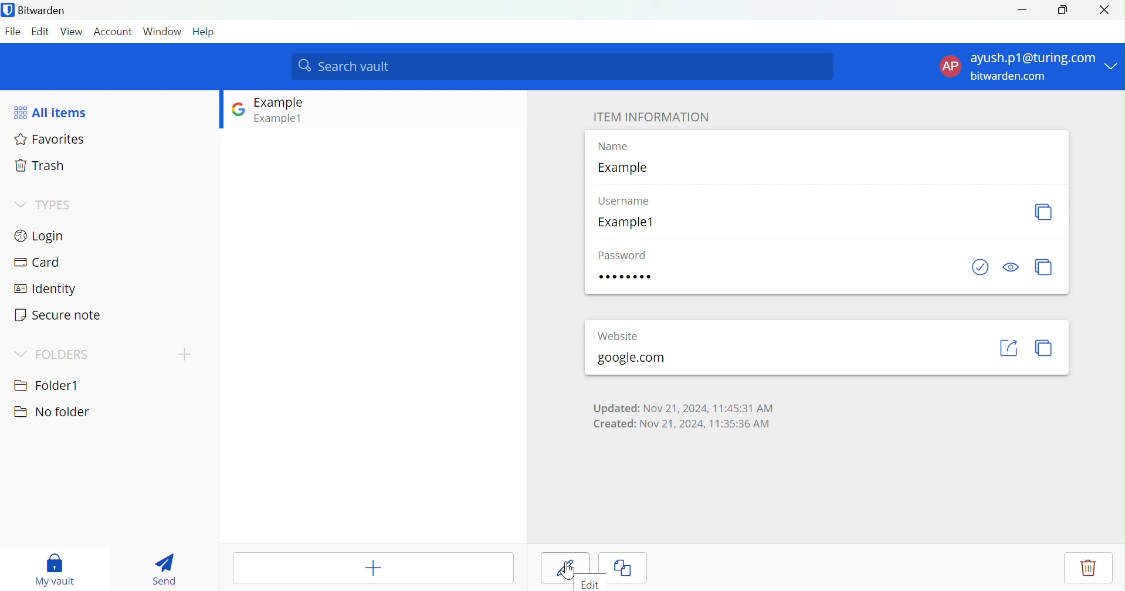  What do you see at coordinates (568, 570) in the screenshot?
I see `Cursor` at bounding box center [568, 570].